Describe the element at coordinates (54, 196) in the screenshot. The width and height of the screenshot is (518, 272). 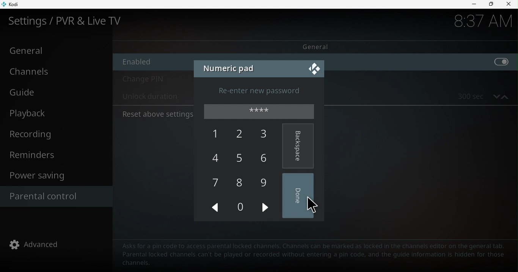
I see `Parental control` at that location.